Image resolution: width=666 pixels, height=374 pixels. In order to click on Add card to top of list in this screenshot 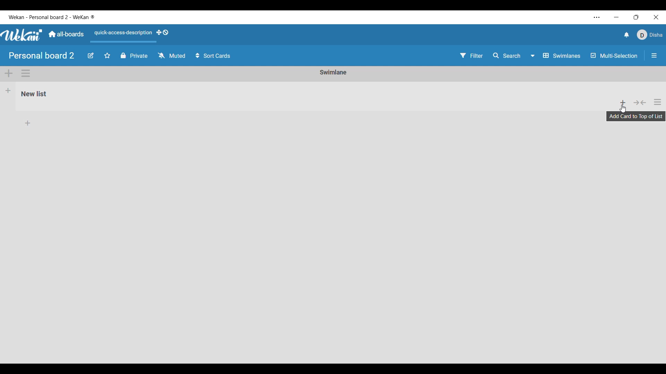, I will do `click(623, 102)`.